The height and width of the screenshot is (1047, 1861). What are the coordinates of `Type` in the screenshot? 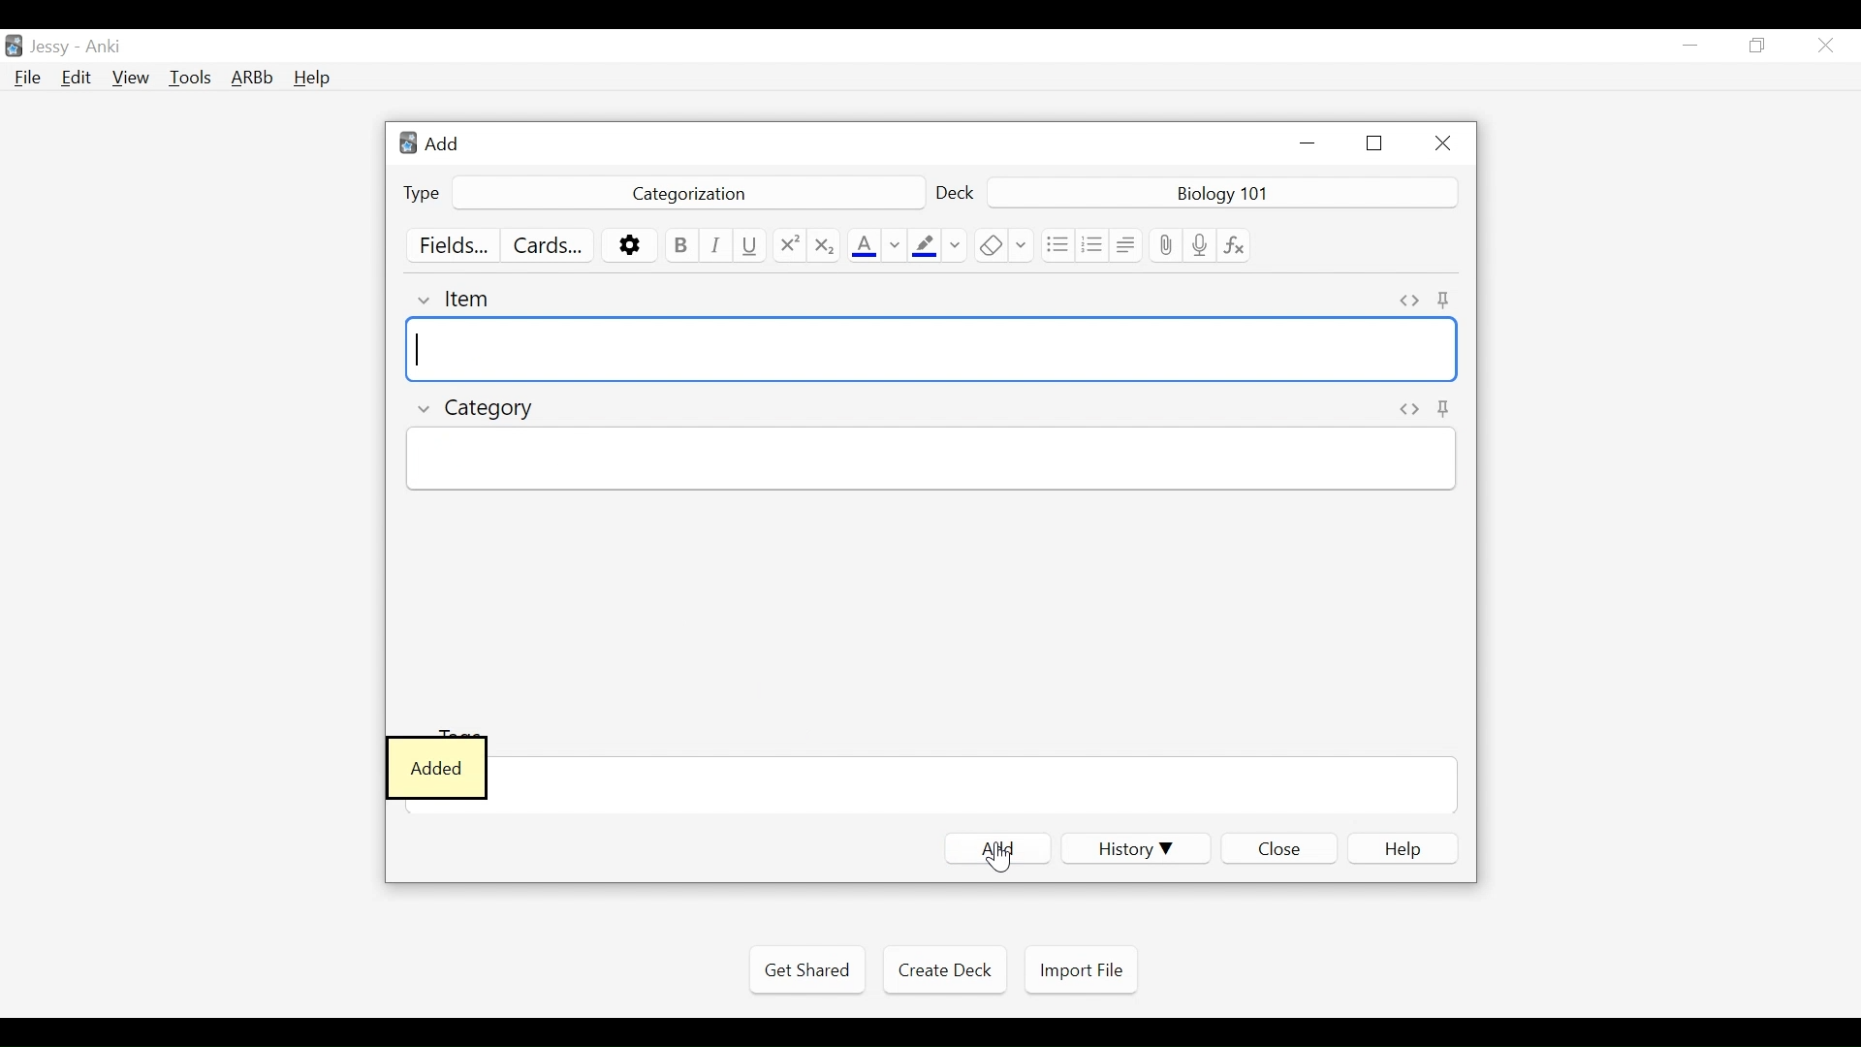 It's located at (422, 194).